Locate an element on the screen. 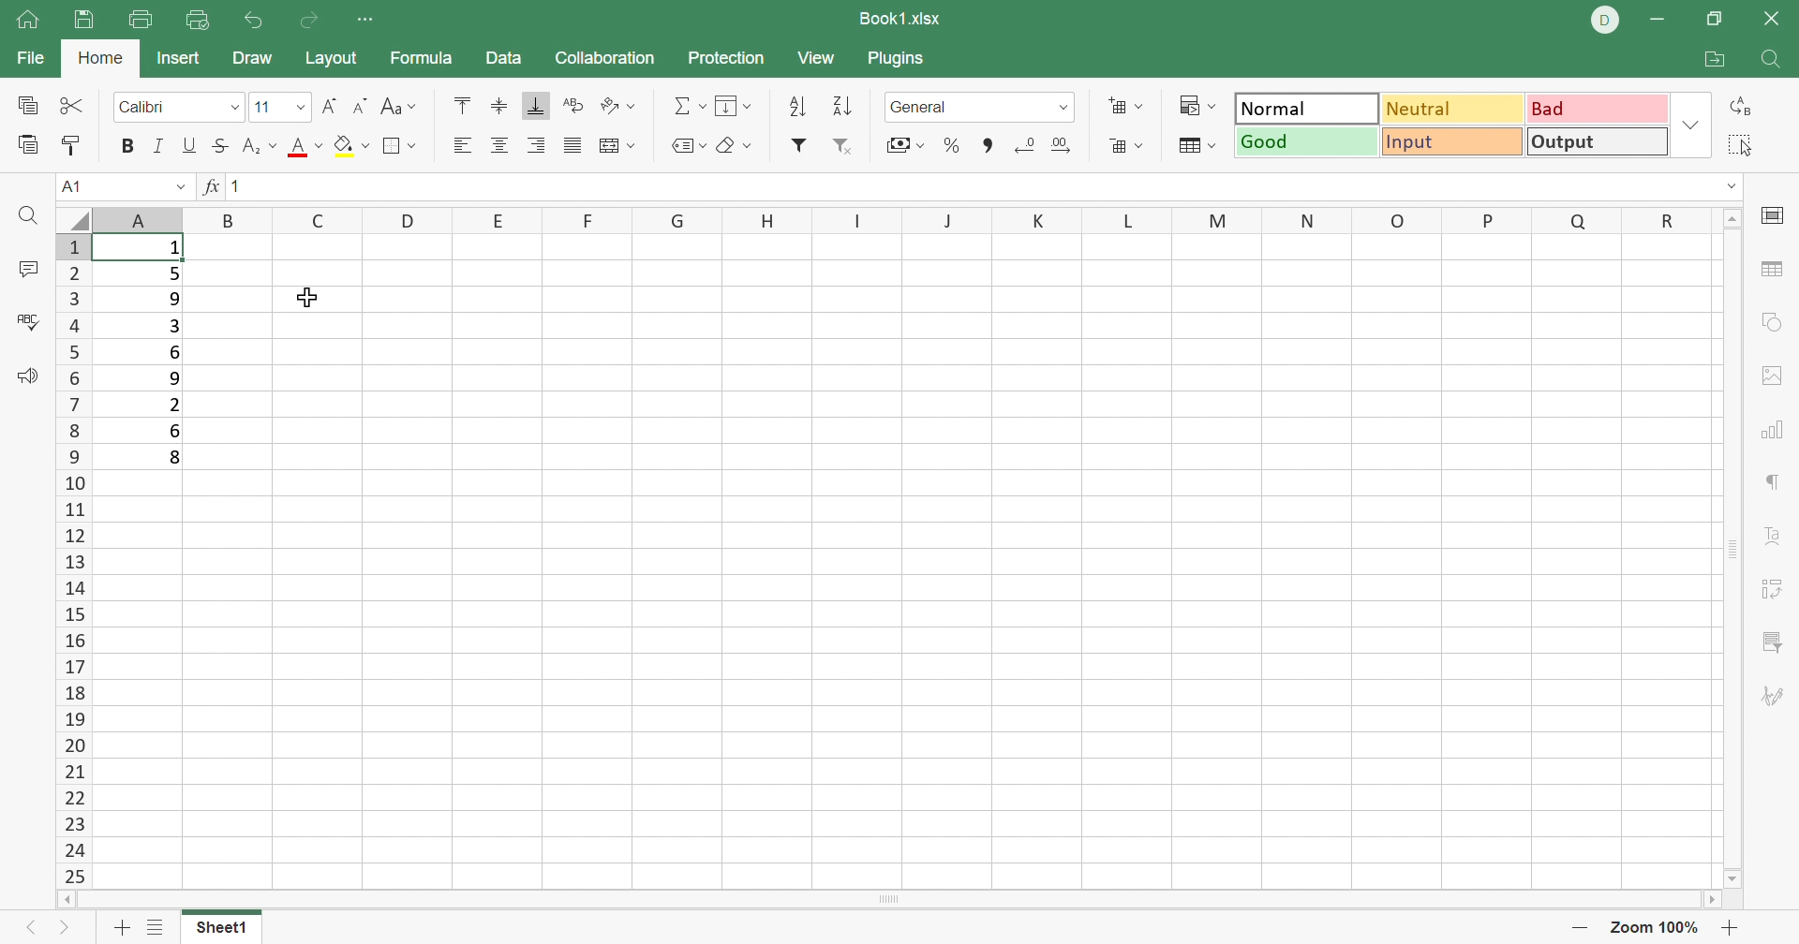 The height and width of the screenshot is (944, 1799). Open file location is located at coordinates (1719, 57).